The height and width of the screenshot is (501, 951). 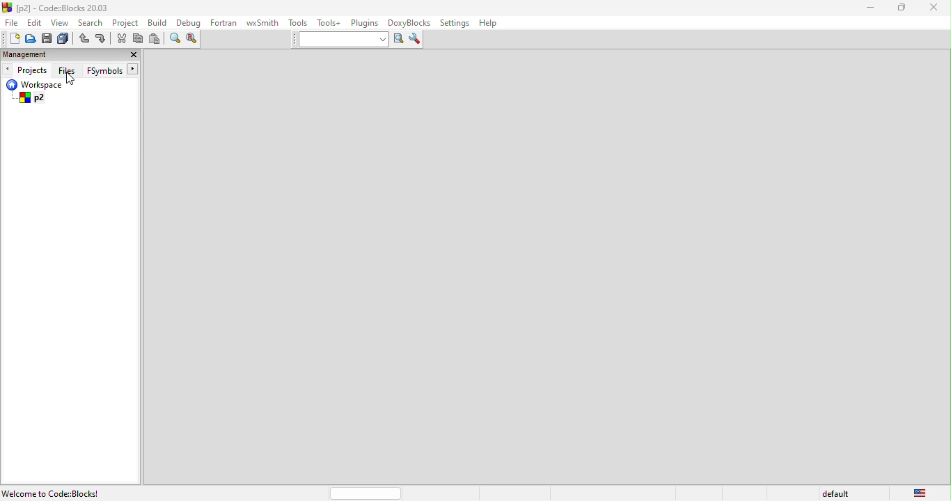 What do you see at coordinates (496, 23) in the screenshot?
I see `help` at bounding box center [496, 23].